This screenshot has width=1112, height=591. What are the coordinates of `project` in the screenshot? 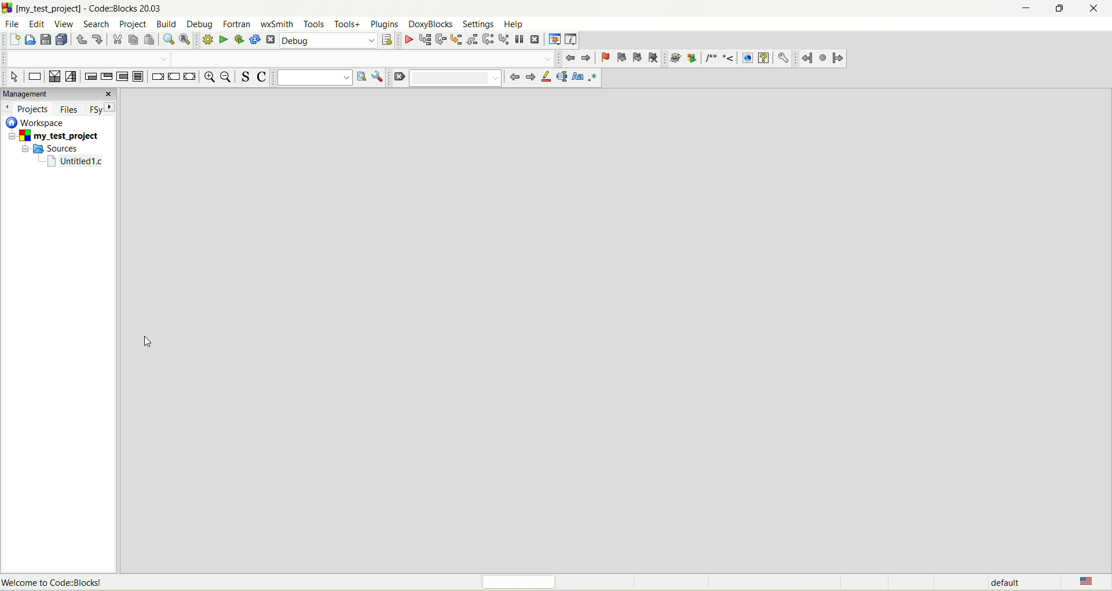 It's located at (134, 24).